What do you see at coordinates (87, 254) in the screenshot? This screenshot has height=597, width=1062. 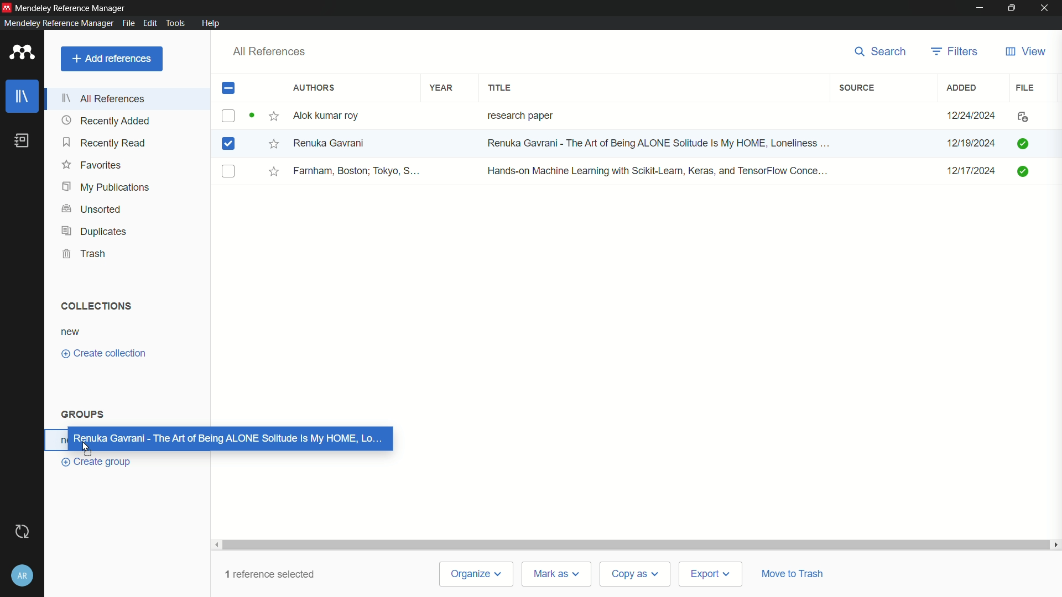 I see `trash` at bounding box center [87, 254].